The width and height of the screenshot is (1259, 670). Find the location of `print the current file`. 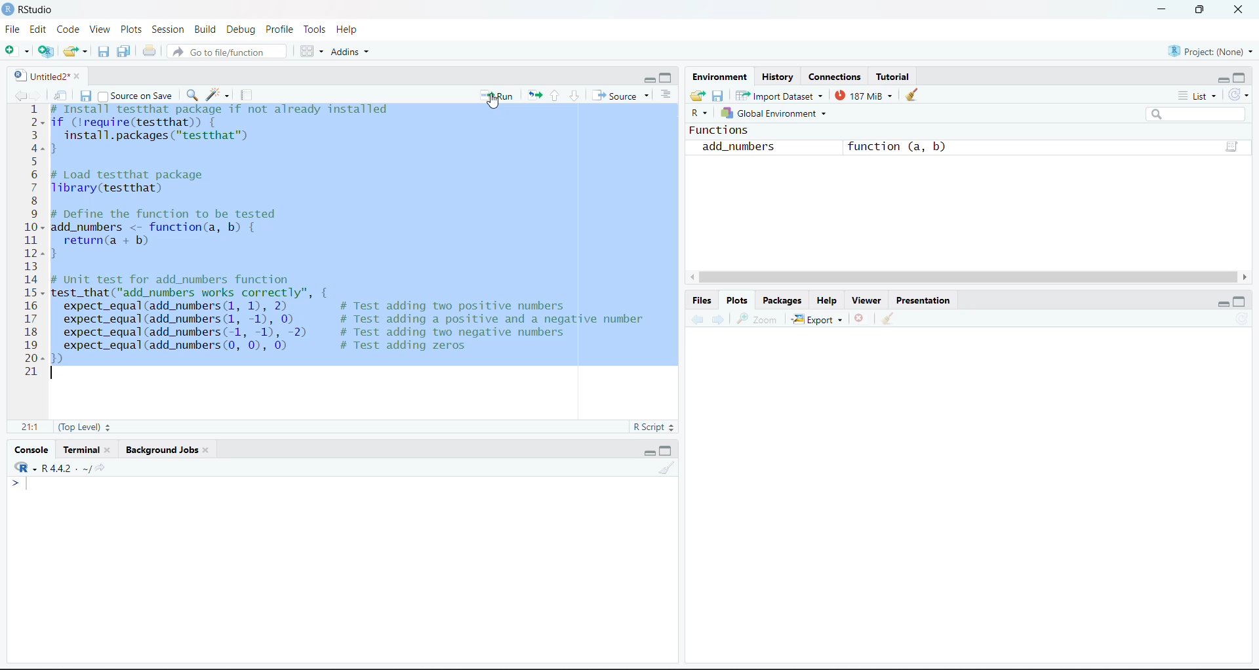

print the current file is located at coordinates (149, 52).